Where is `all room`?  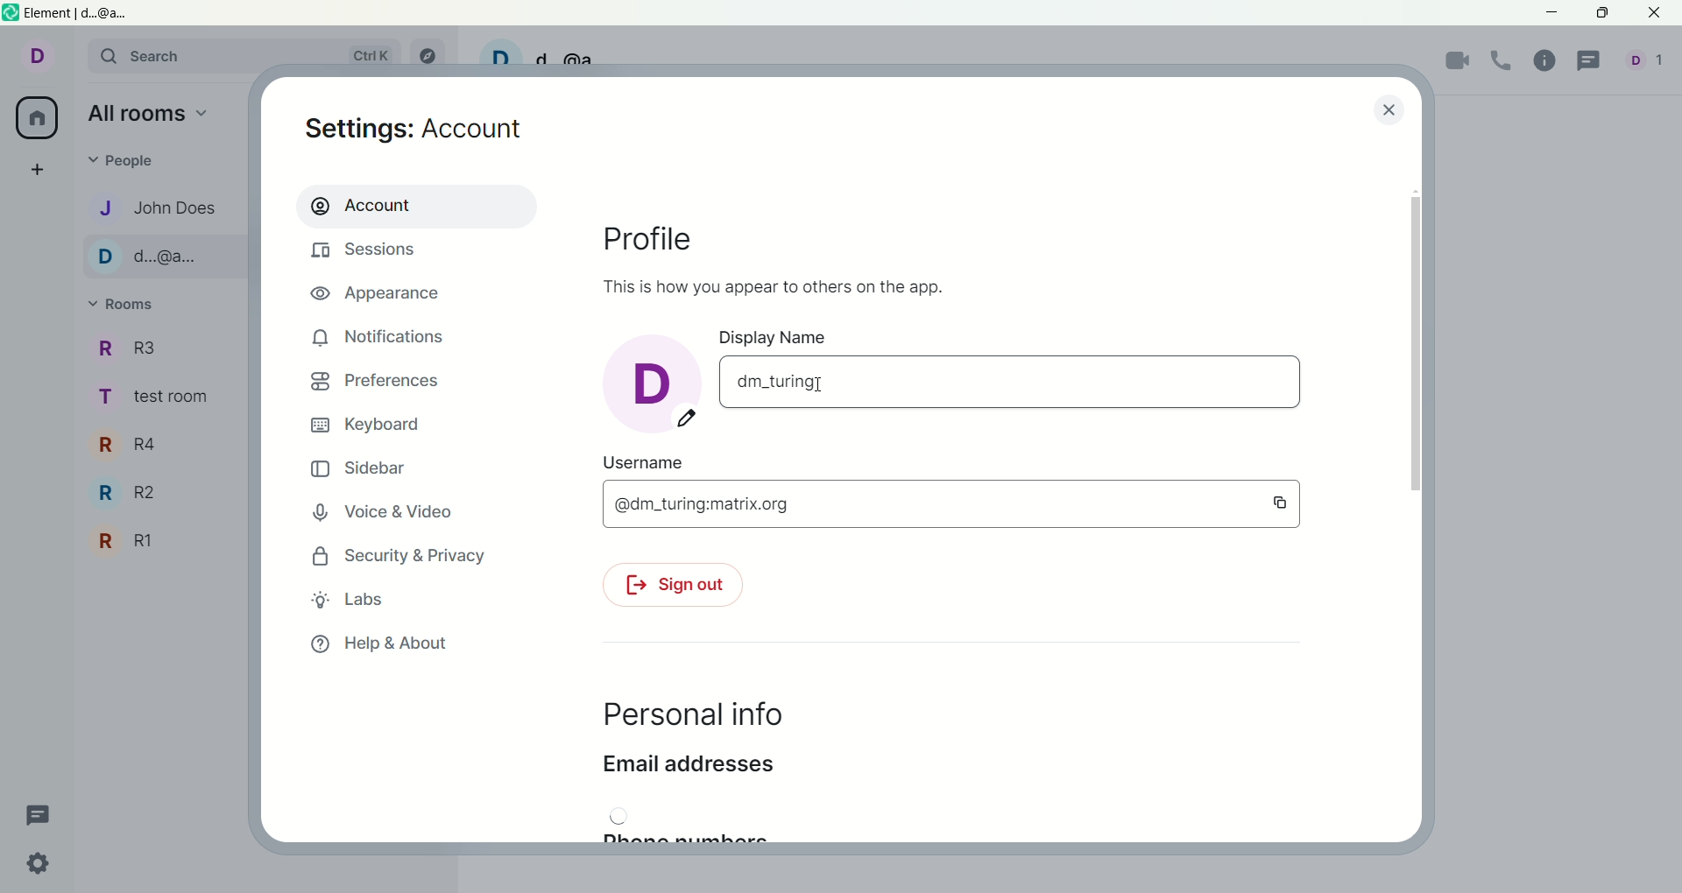
all room is located at coordinates (34, 119).